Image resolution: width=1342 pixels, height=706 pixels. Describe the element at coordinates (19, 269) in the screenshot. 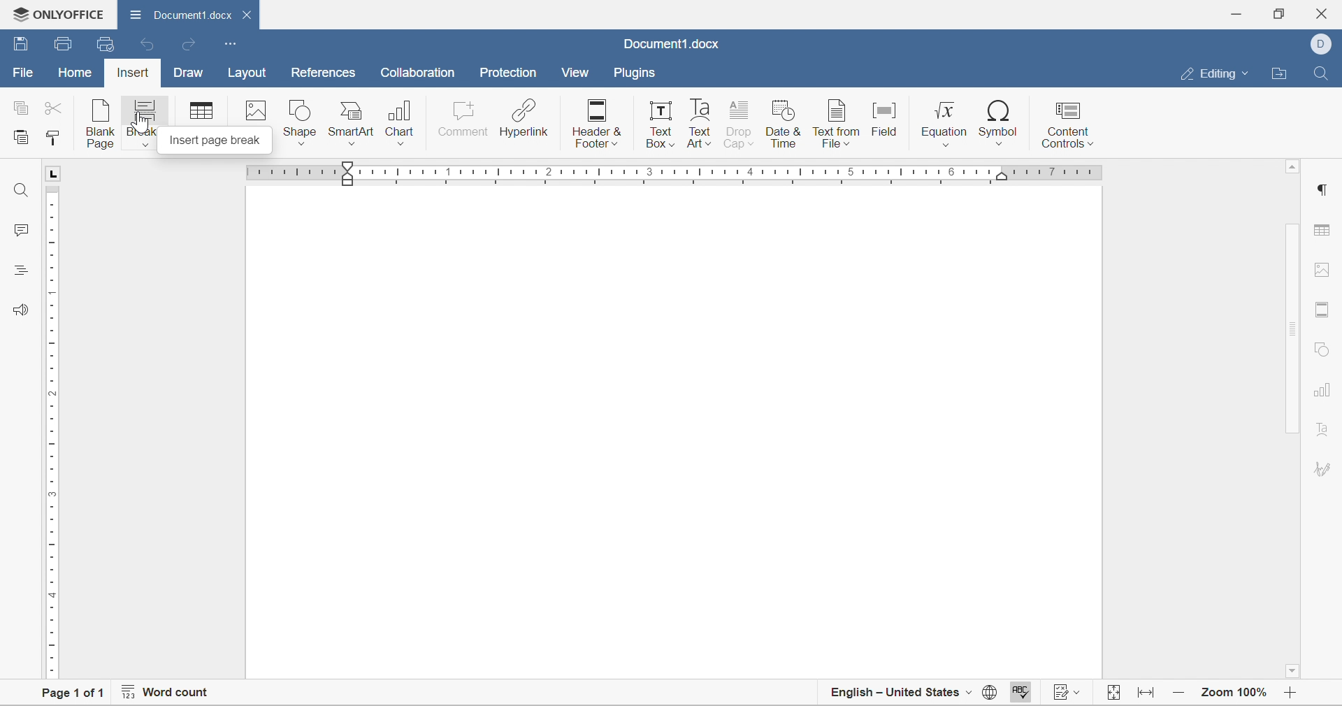

I see `Headings` at that location.